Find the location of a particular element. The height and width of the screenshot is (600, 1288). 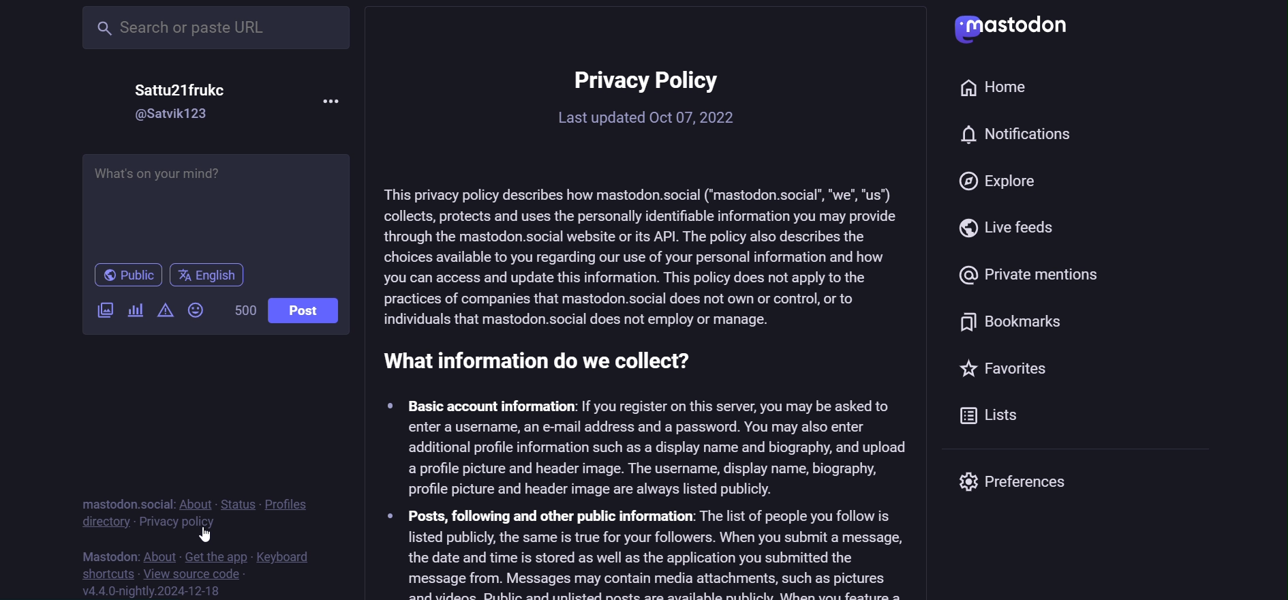

home is located at coordinates (1004, 91).